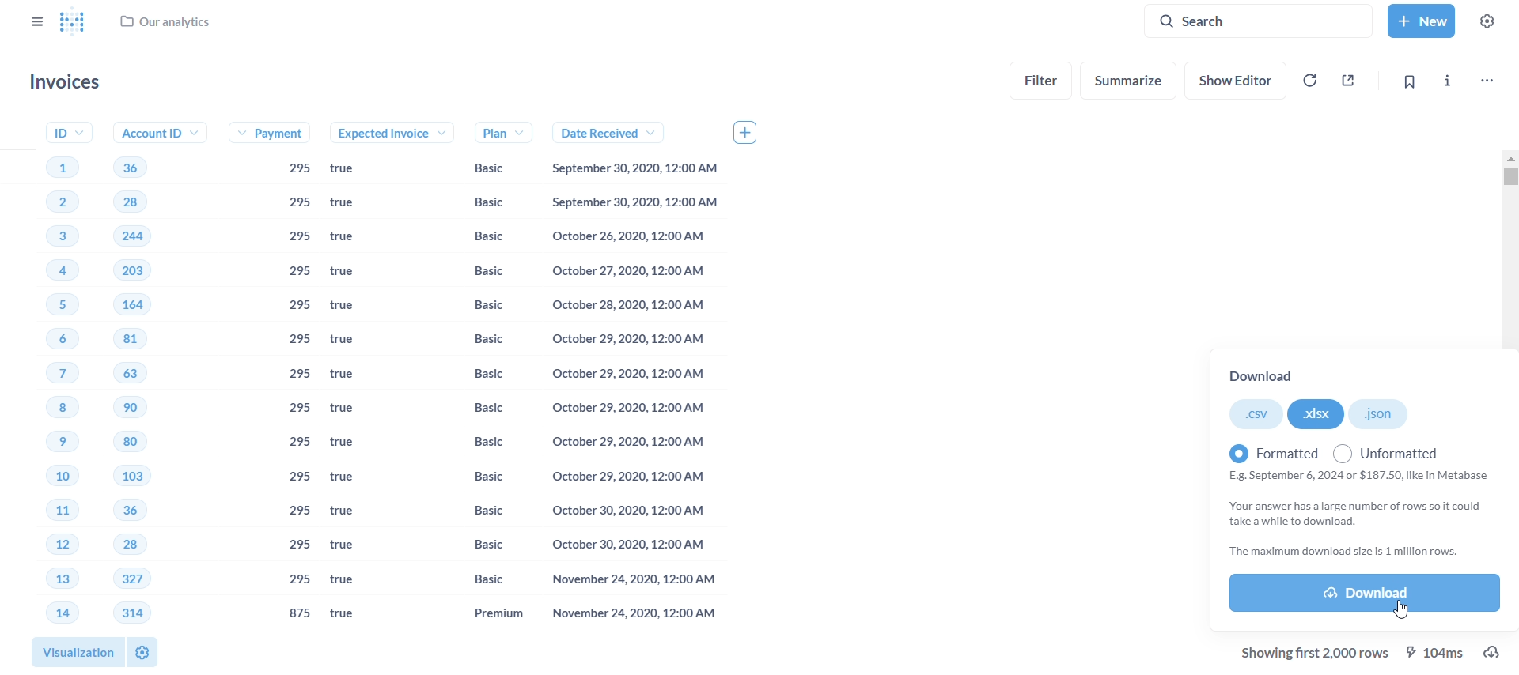 Image resolution: width=1519 pixels, height=675 pixels. I want to click on 295, so click(298, 580).